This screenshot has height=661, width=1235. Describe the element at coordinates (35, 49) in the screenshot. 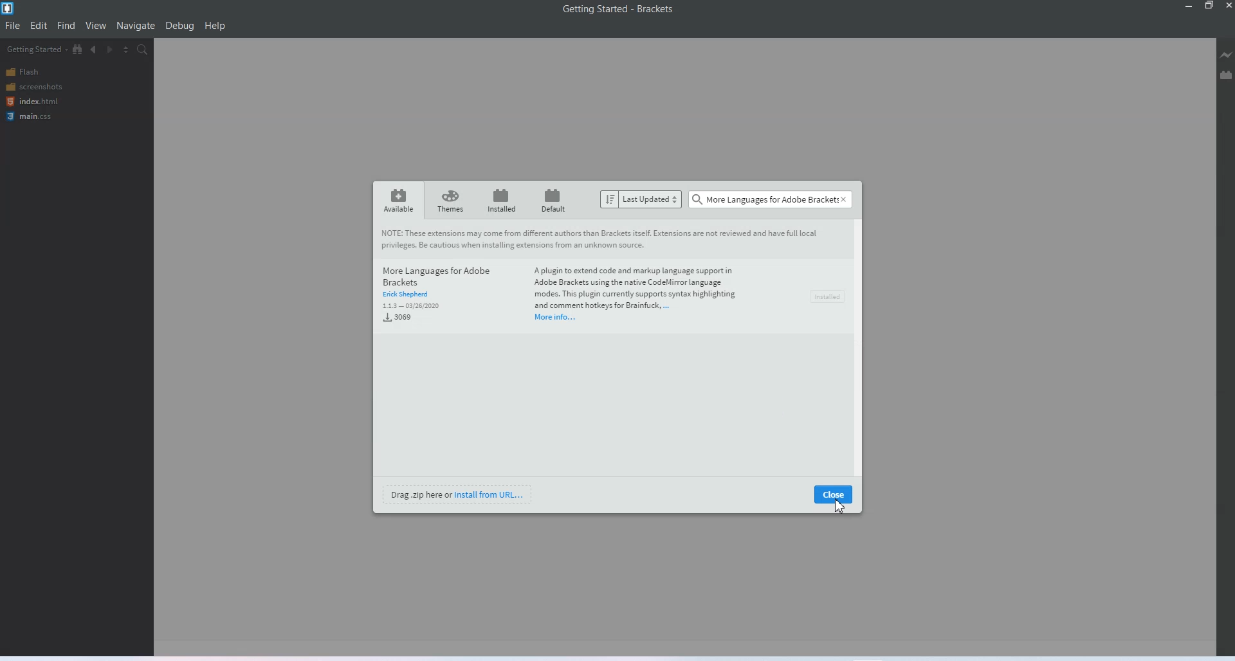

I see `Getting Started` at that location.